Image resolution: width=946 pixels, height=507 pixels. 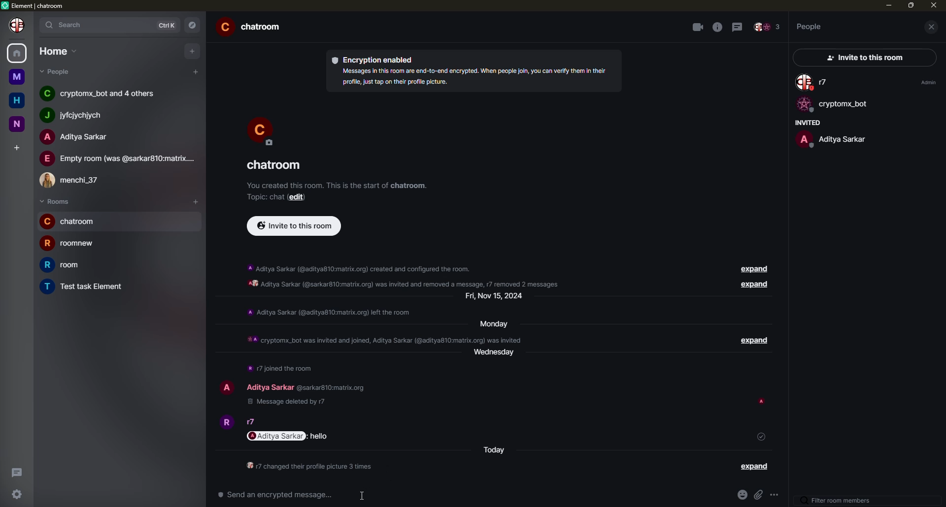 What do you see at coordinates (35, 6) in the screenshot?
I see `element` at bounding box center [35, 6].